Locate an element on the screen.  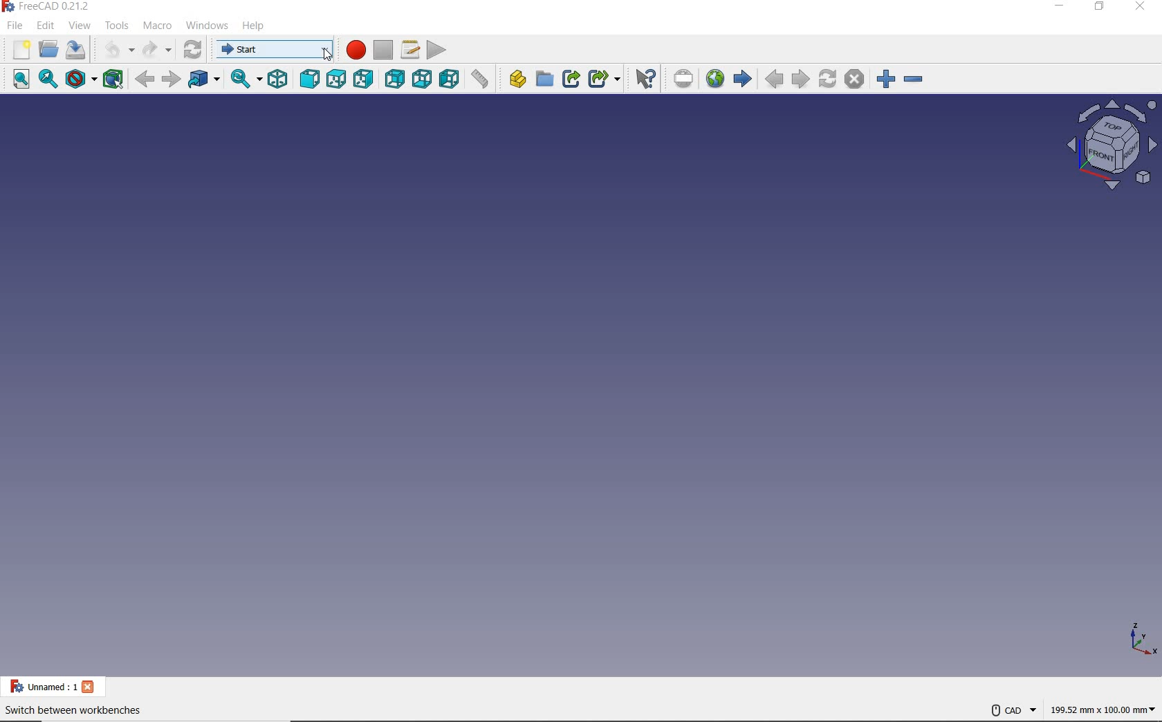
FORWARD is located at coordinates (172, 80).